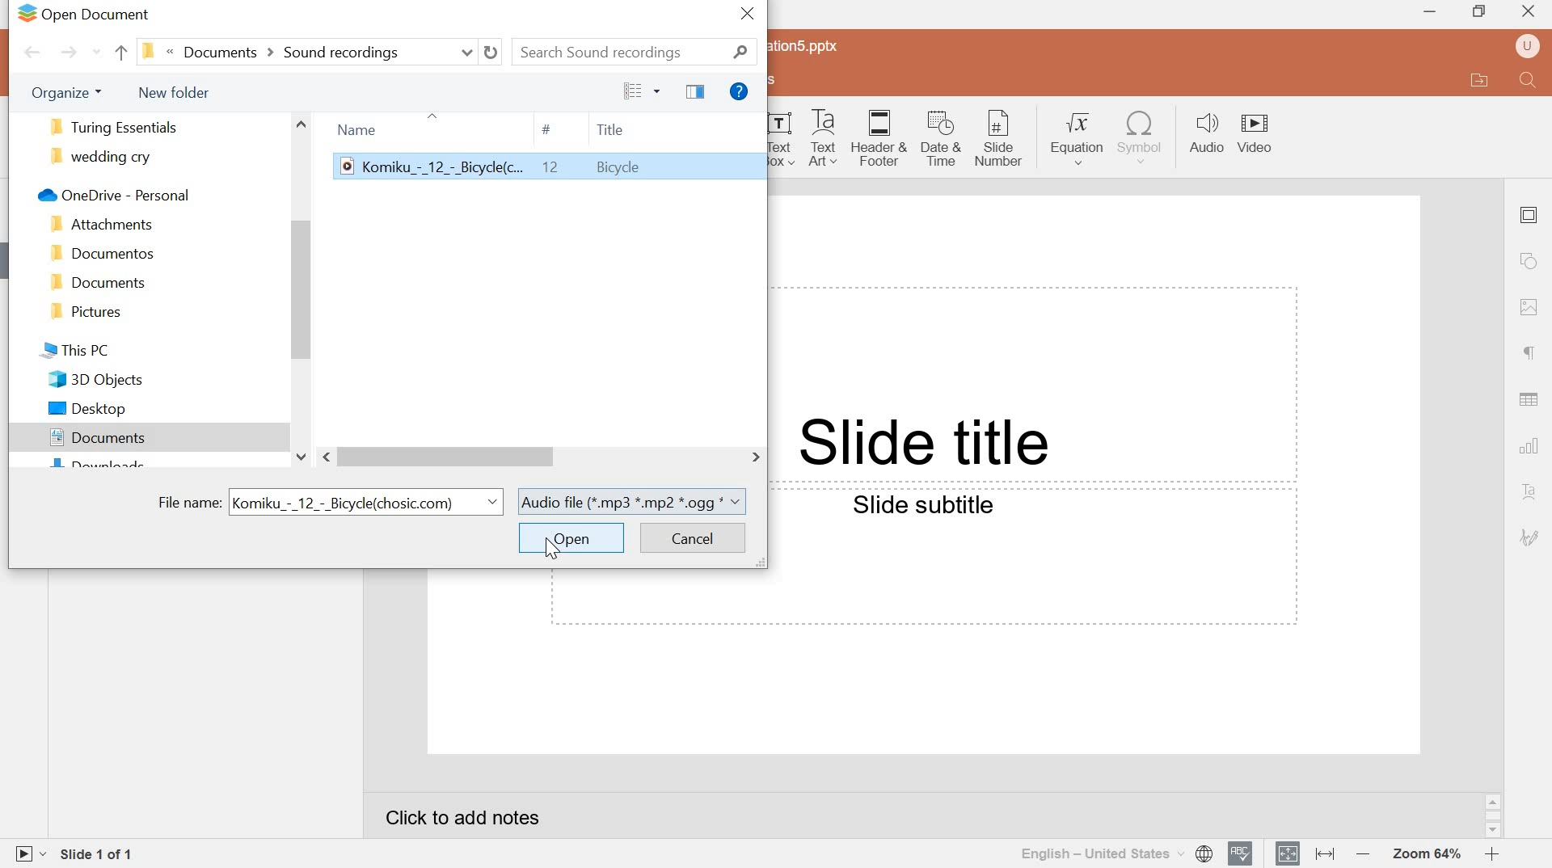  I want to click on dropdown, so click(490, 502).